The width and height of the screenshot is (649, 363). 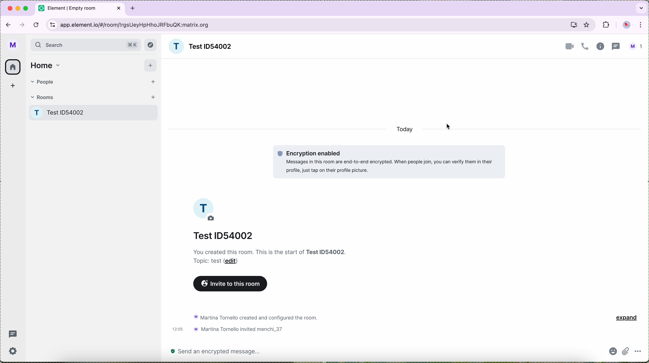 I want to click on home tab, so click(x=45, y=64).